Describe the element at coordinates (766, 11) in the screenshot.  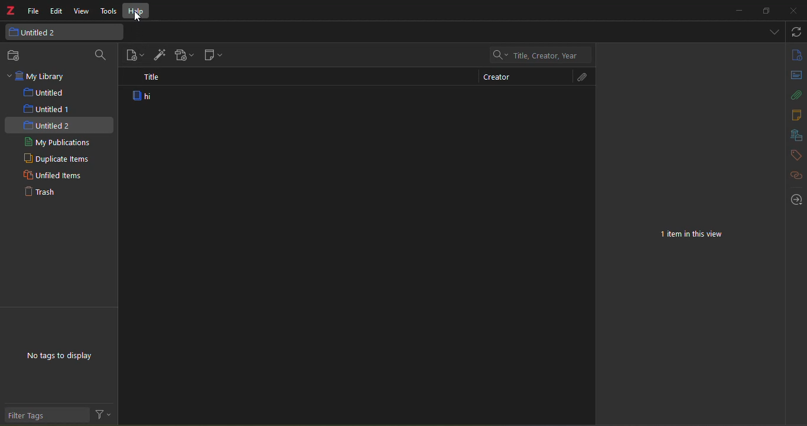
I see `resize` at that location.